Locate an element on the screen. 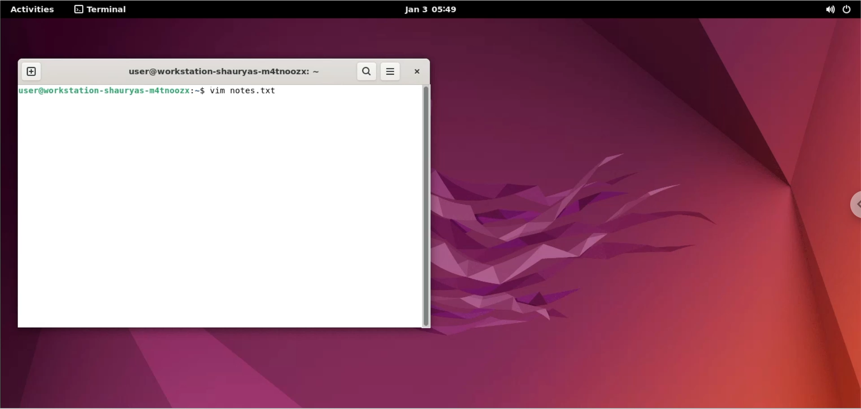 Image resolution: width=861 pixels, height=409 pixels. menu is located at coordinates (391, 72).